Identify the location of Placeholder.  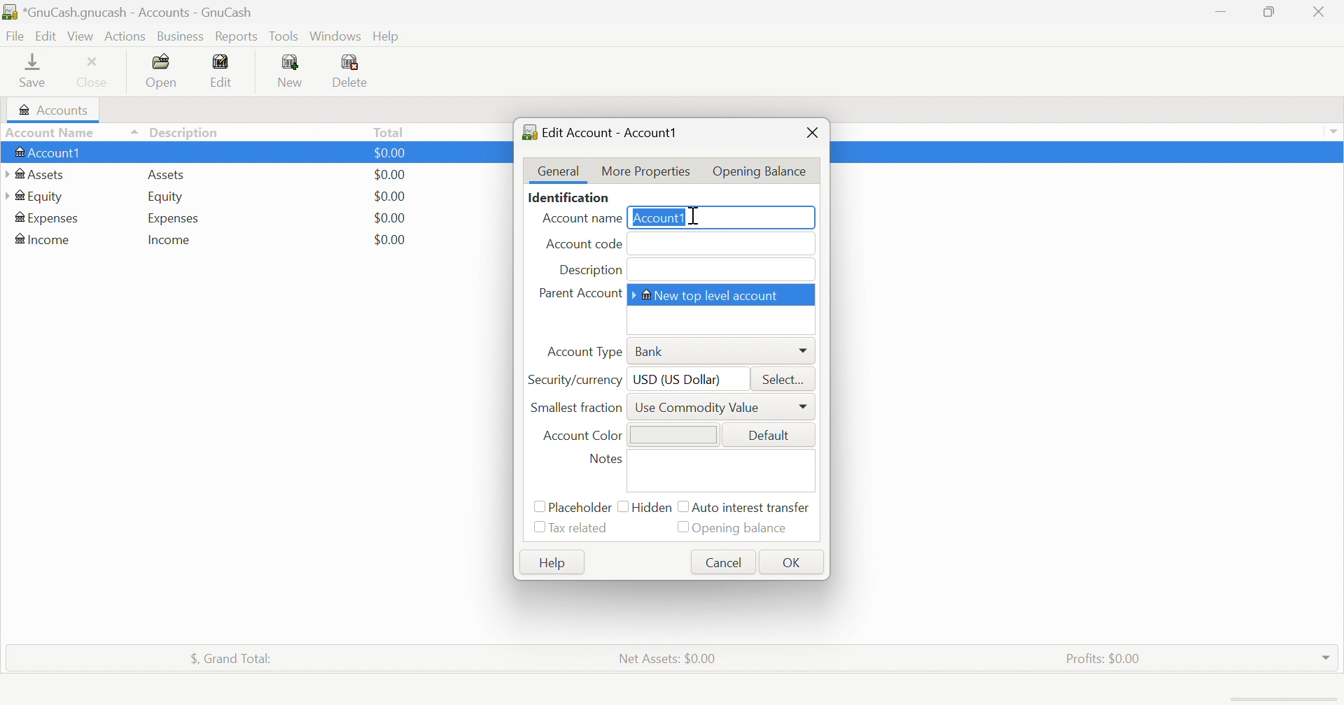
(570, 508).